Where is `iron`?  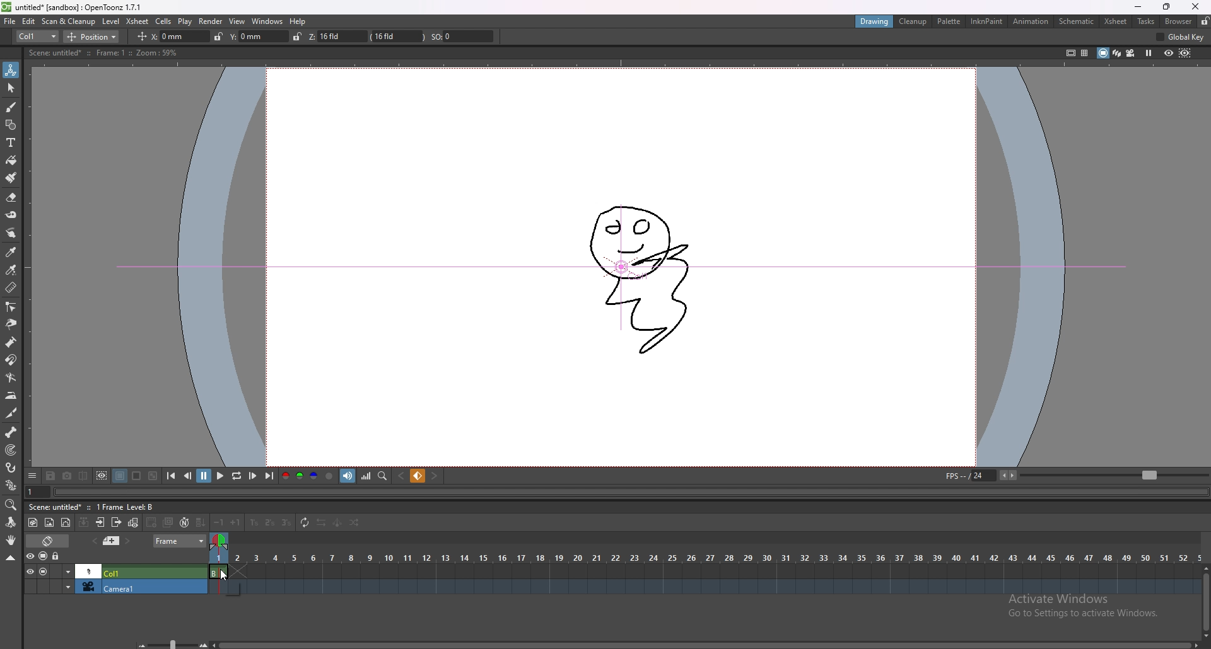 iron is located at coordinates (12, 395).